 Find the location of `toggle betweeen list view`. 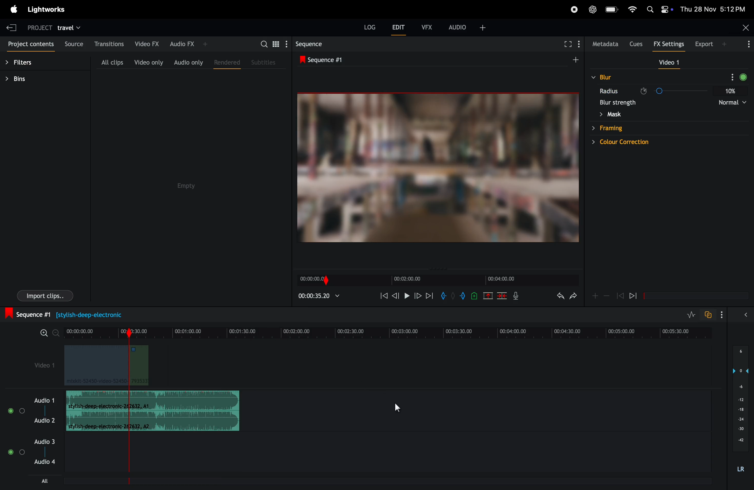

toggle betweeen list view is located at coordinates (276, 44).